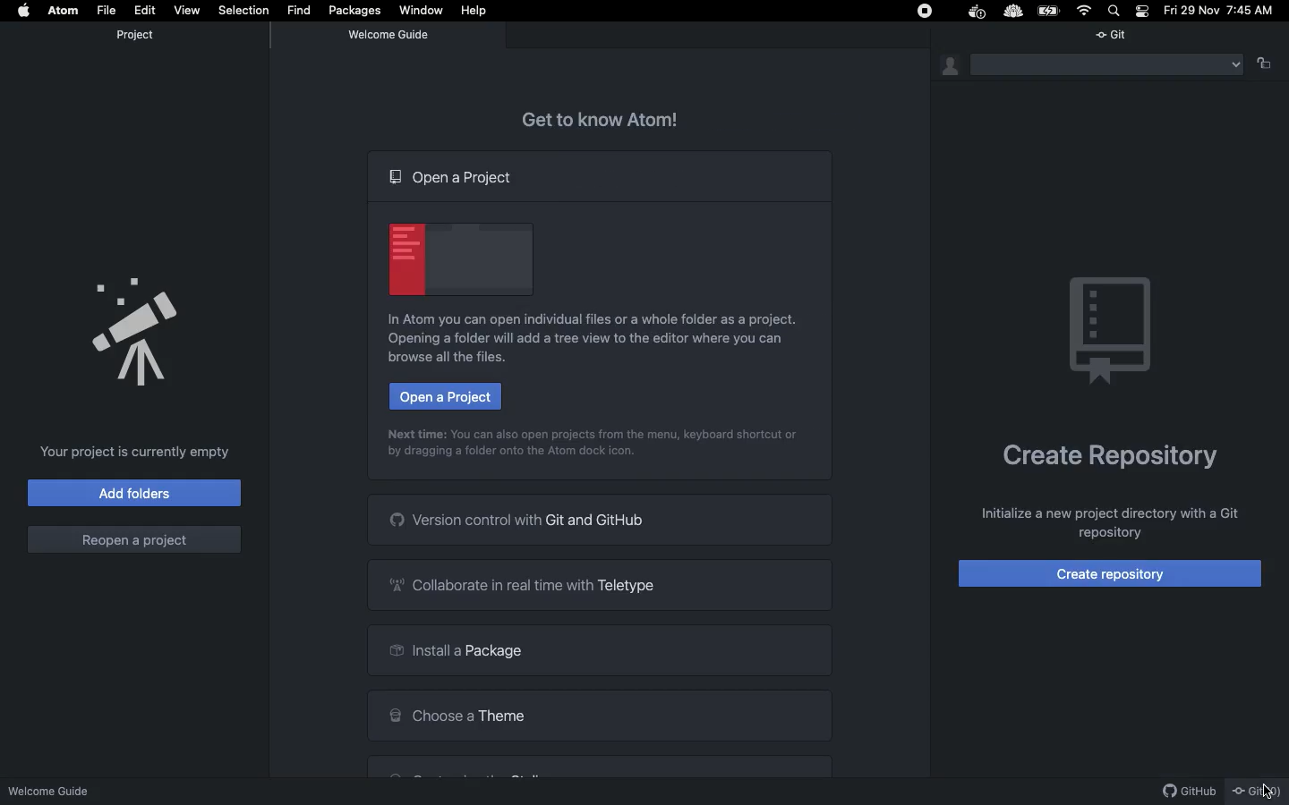  What do you see at coordinates (136, 330) in the screenshot?
I see `Announcement` at bounding box center [136, 330].